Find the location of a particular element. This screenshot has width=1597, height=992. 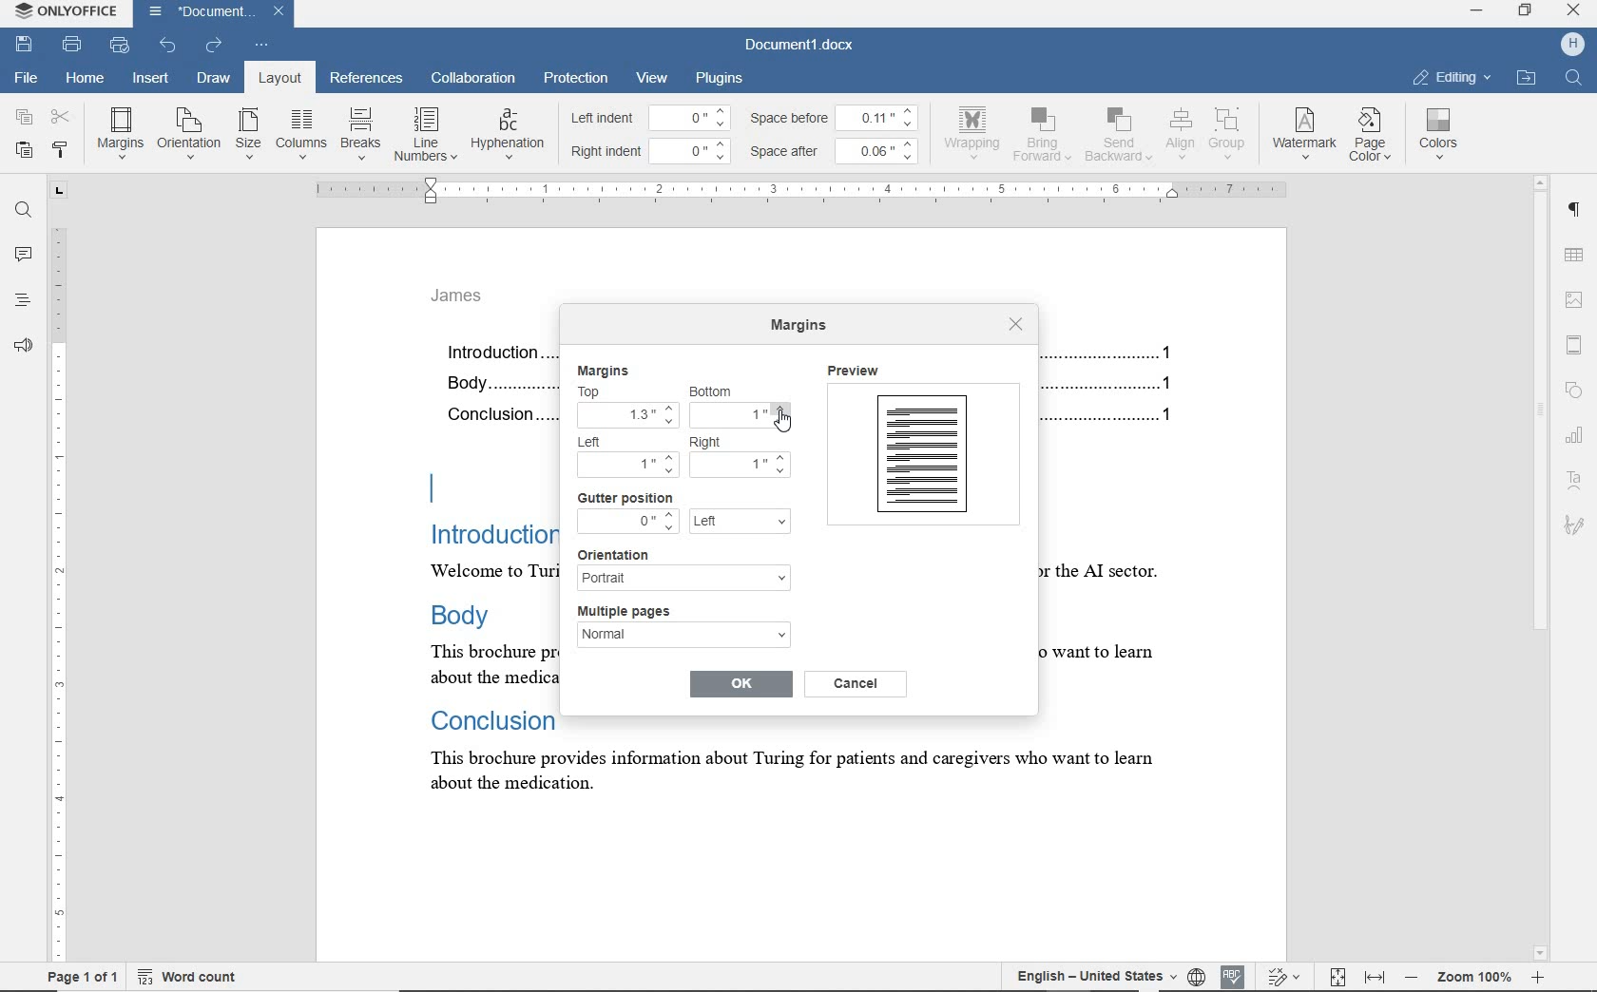

1 is located at coordinates (742, 417).